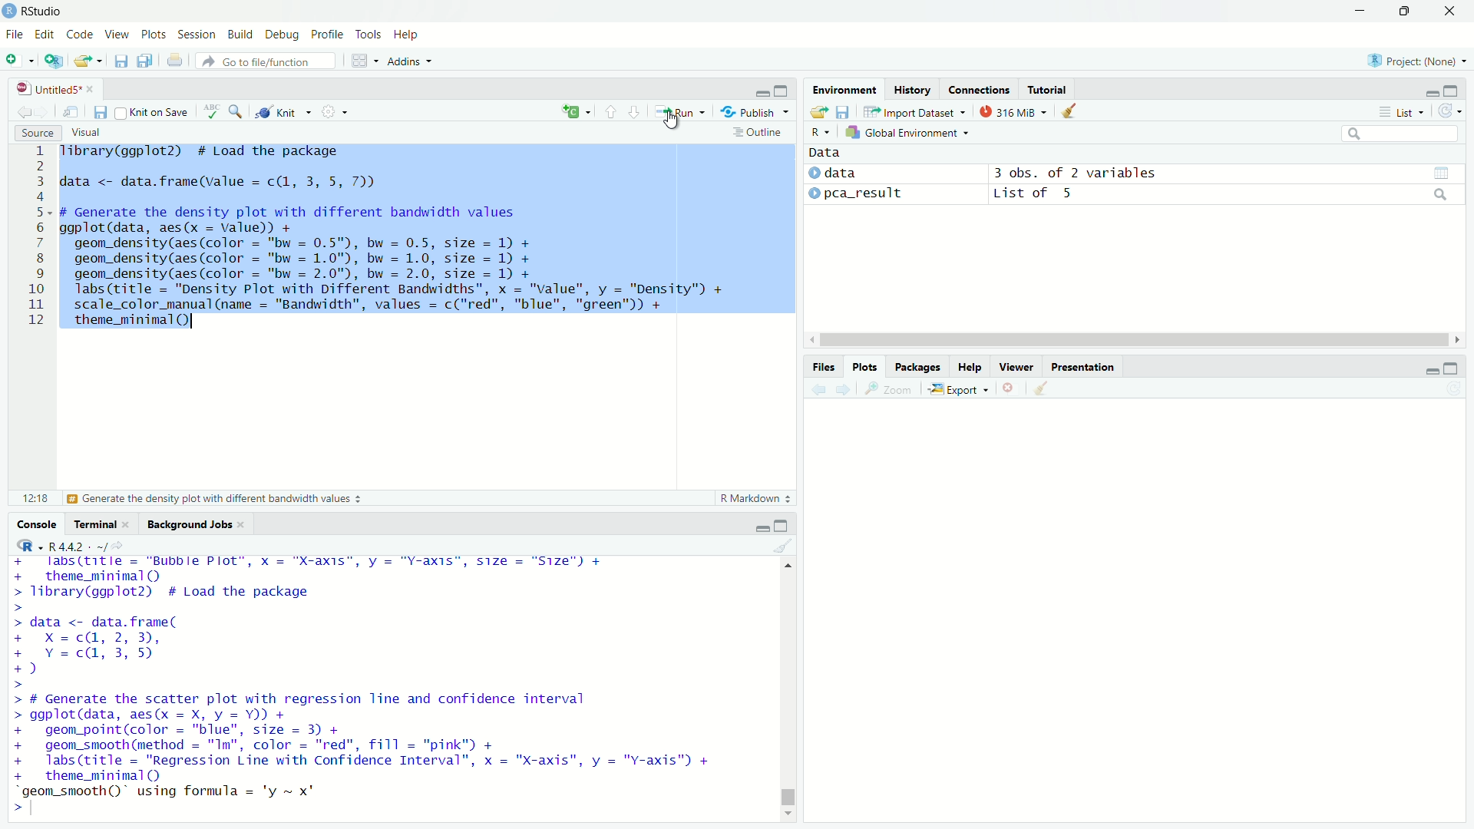 The height and width of the screenshot is (829, 1474). What do you see at coordinates (1070, 111) in the screenshot?
I see `Clear objects from workspace` at bounding box center [1070, 111].